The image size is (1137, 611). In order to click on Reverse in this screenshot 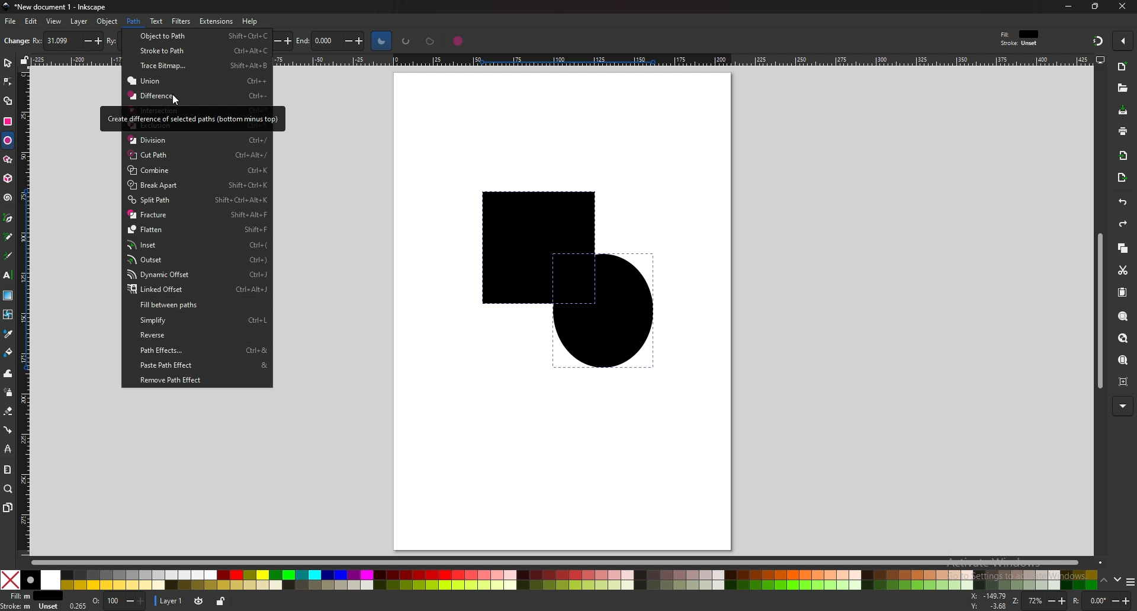, I will do `click(194, 336)`.